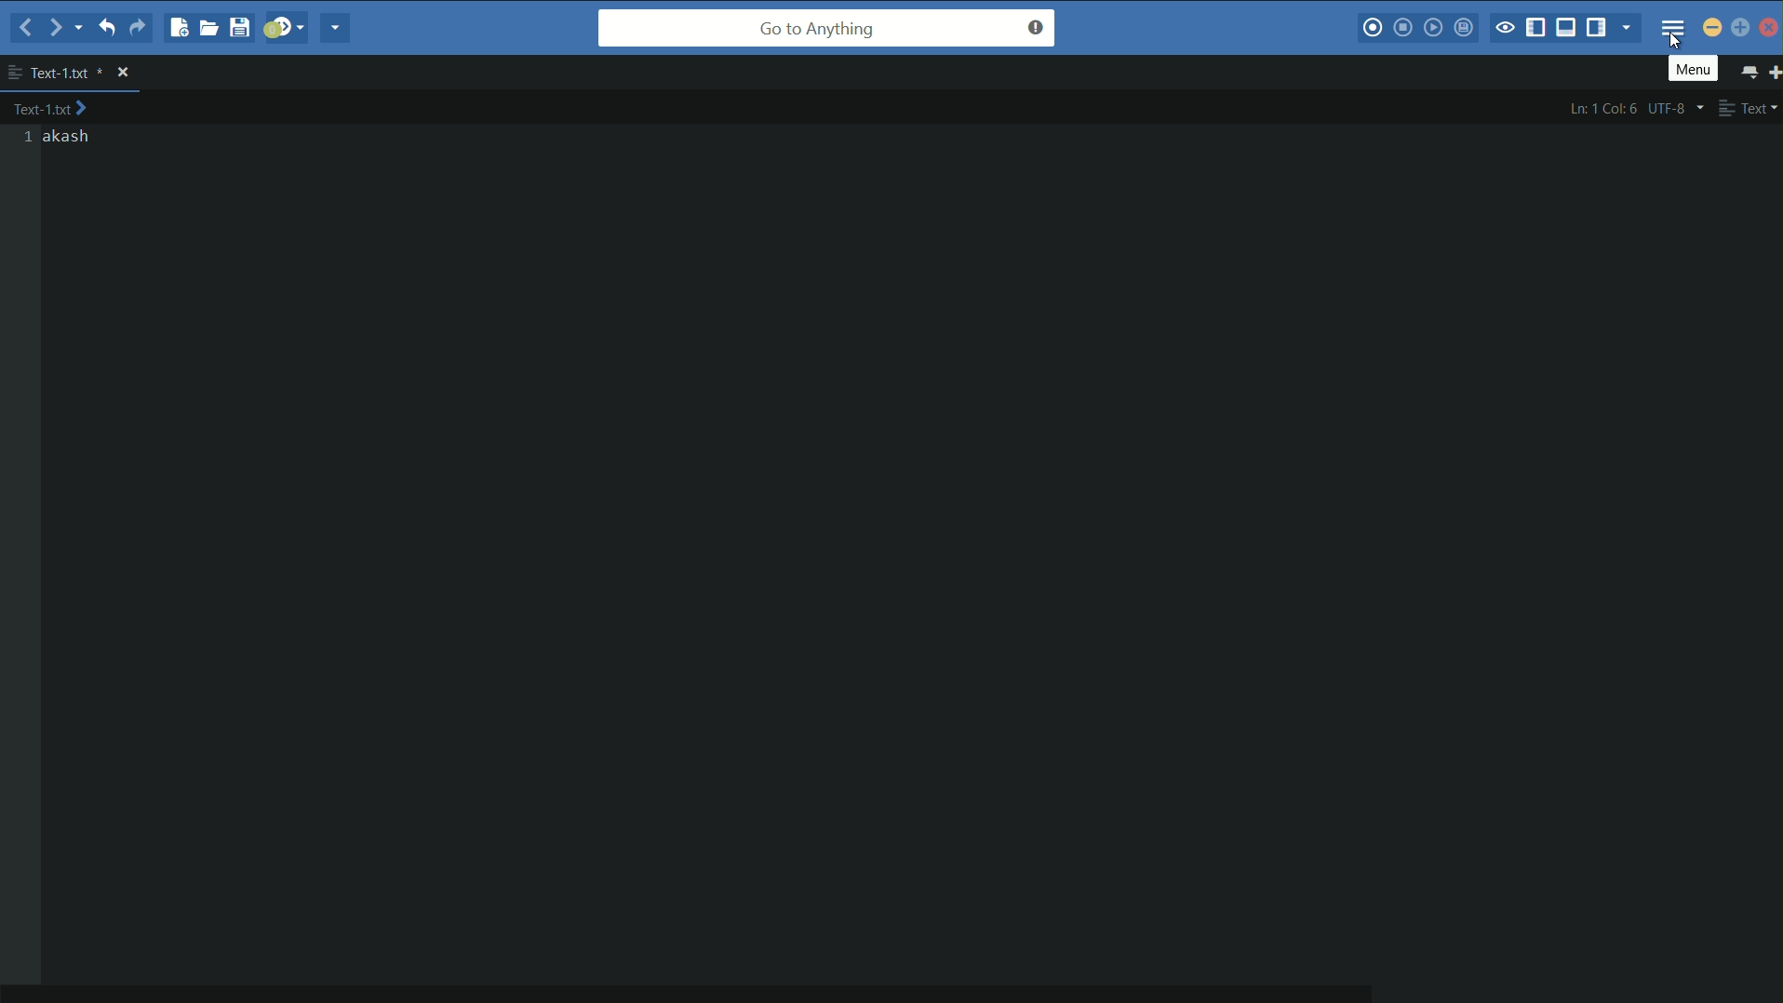 The height and width of the screenshot is (1003, 1783). Describe the element at coordinates (105, 26) in the screenshot. I see `undo` at that location.